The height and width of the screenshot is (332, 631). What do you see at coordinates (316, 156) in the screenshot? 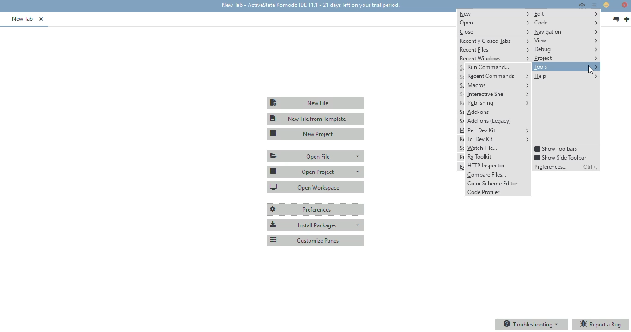
I see `open file` at bounding box center [316, 156].